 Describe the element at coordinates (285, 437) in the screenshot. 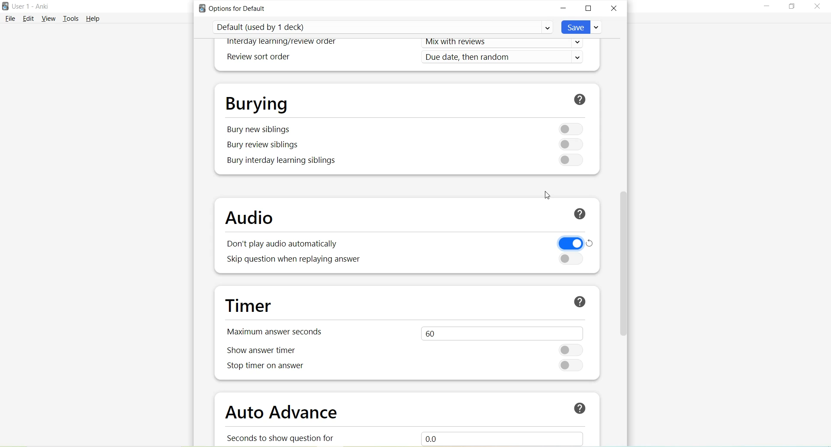

I see `Seconds to show question for` at that location.